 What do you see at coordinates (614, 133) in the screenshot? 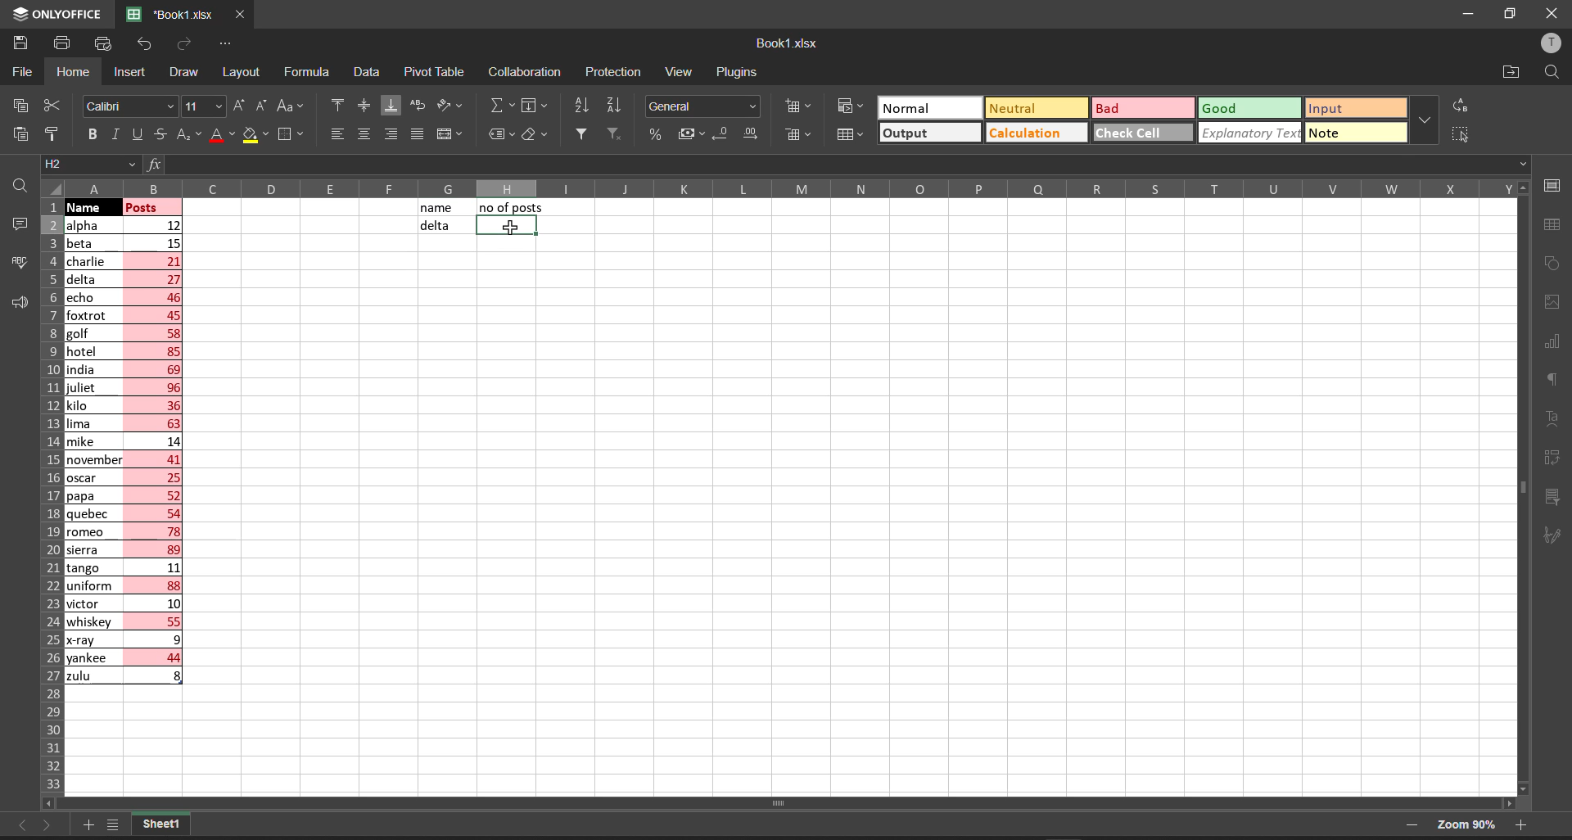
I see `clear filters` at bounding box center [614, 133].